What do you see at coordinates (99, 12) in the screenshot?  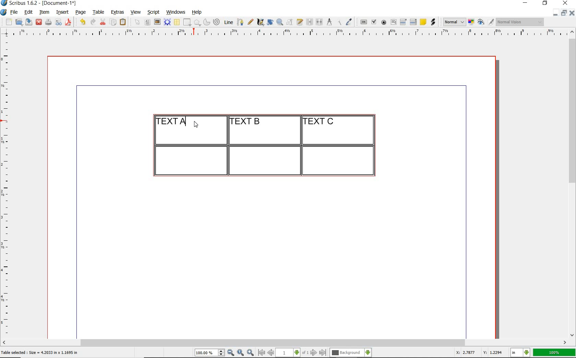 I see `table` at bounding box center [99, 12].